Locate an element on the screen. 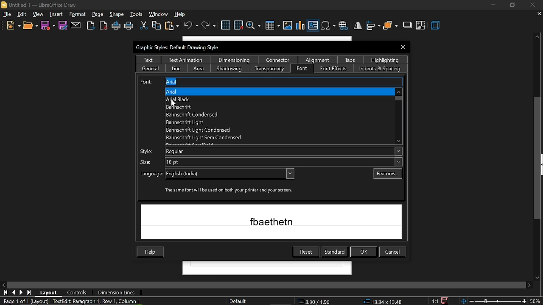  move right is located at coordinates (530, 285).